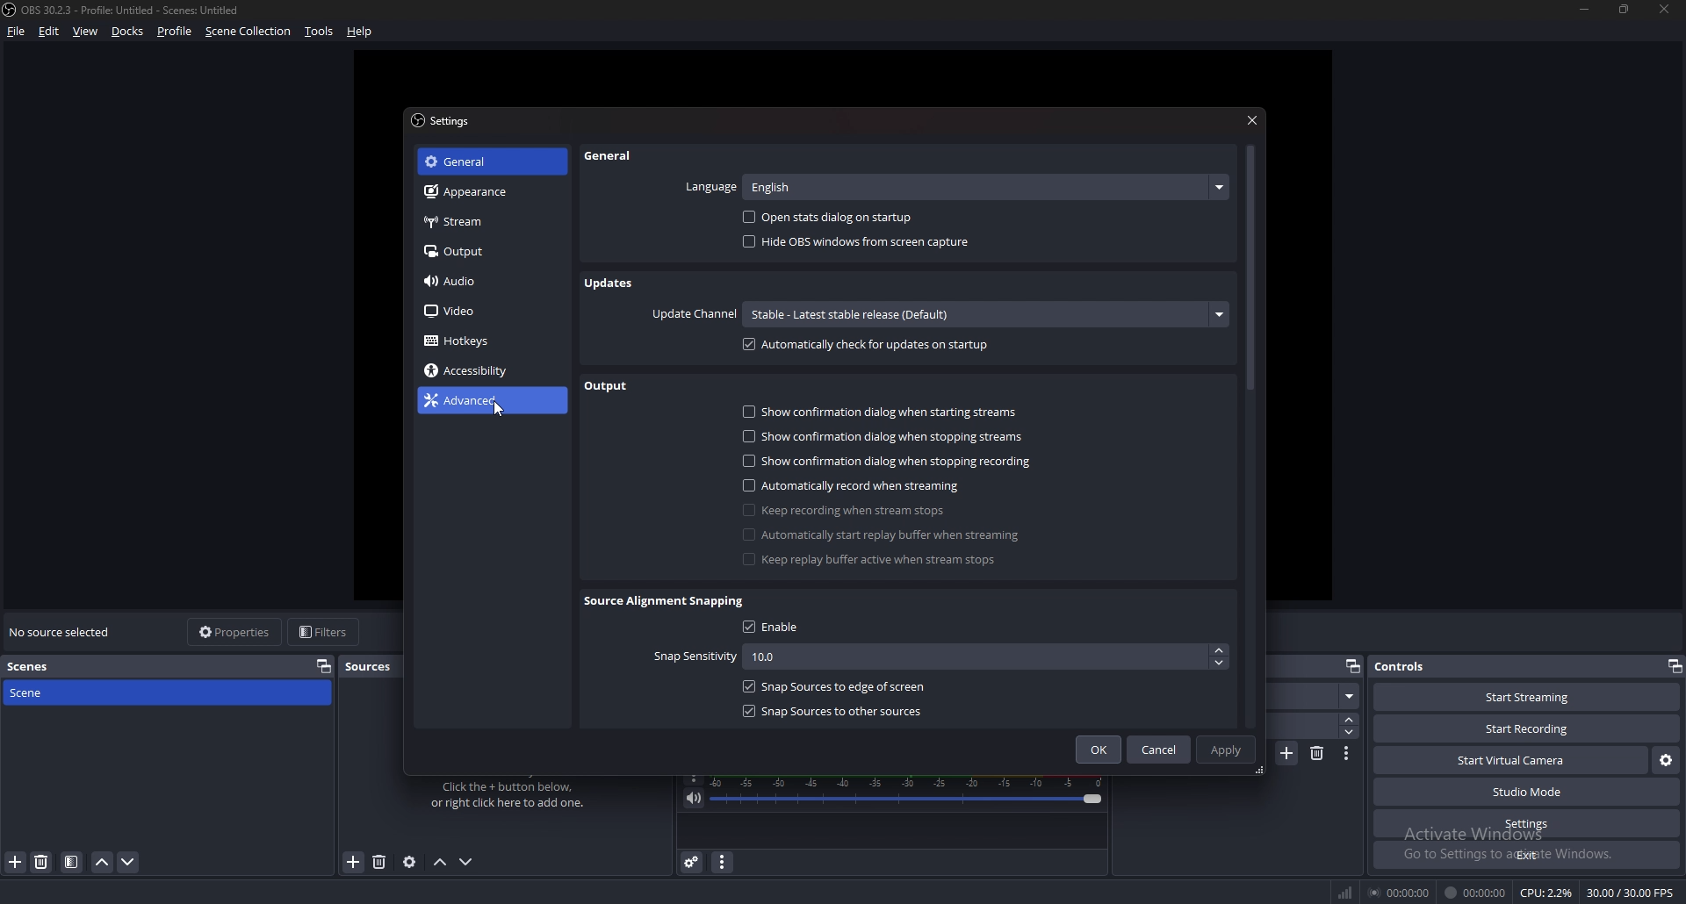  I want to click on add scene, so click(1288, 752).